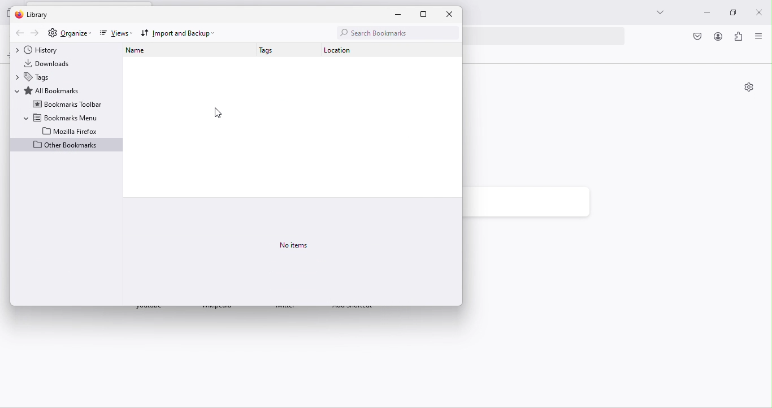 This screenshot has width=772, height=408. Describe the element at coordinates (740, 38) in the screenshot. I see `extension` at that location.